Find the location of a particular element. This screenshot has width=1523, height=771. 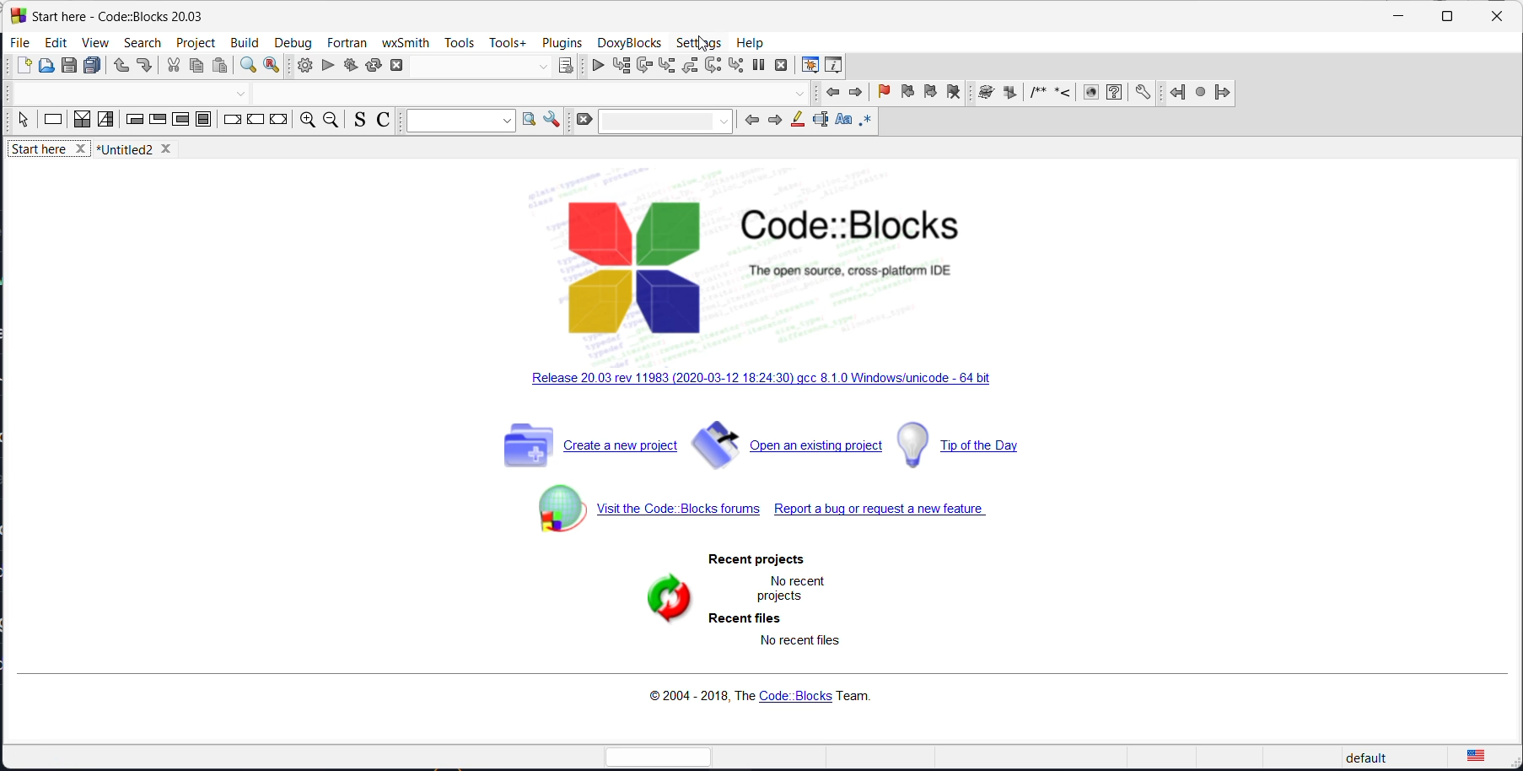

tools is located at coordinates (460, 44).